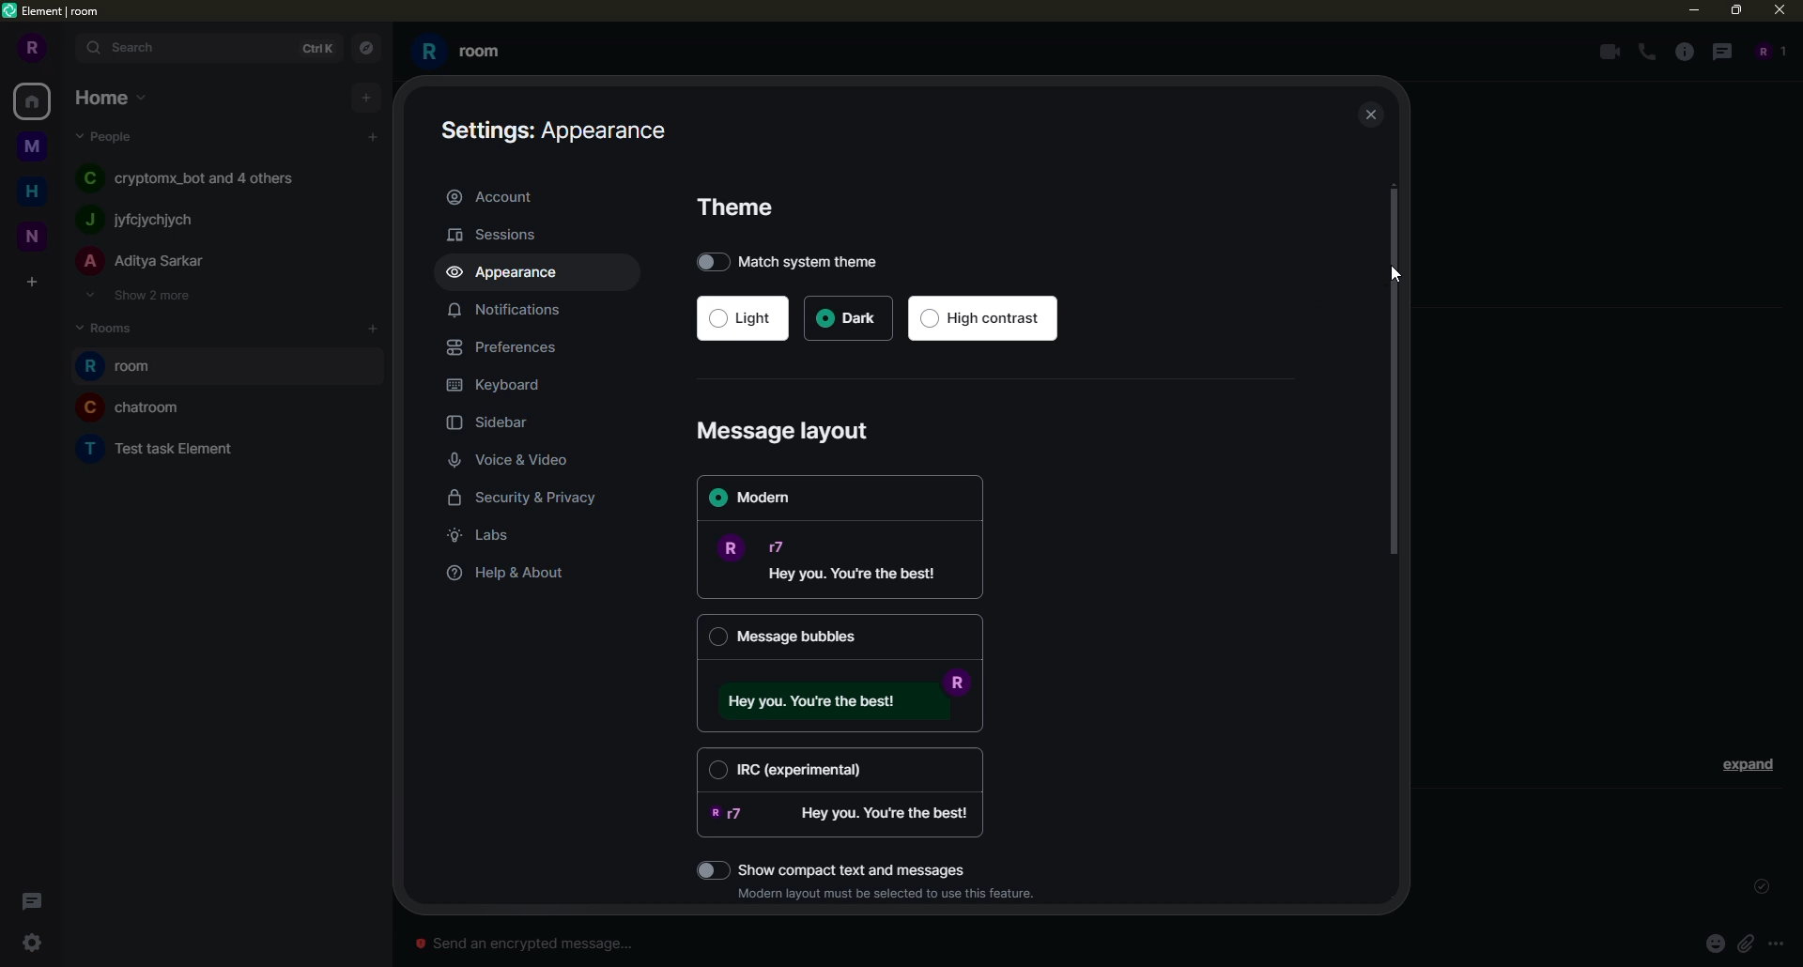 The width and height of the screenshot is (1803, 967). What do you see at coordinates (36, 100) in the screenshot?
I see `home` at bounding box center [36, 100].